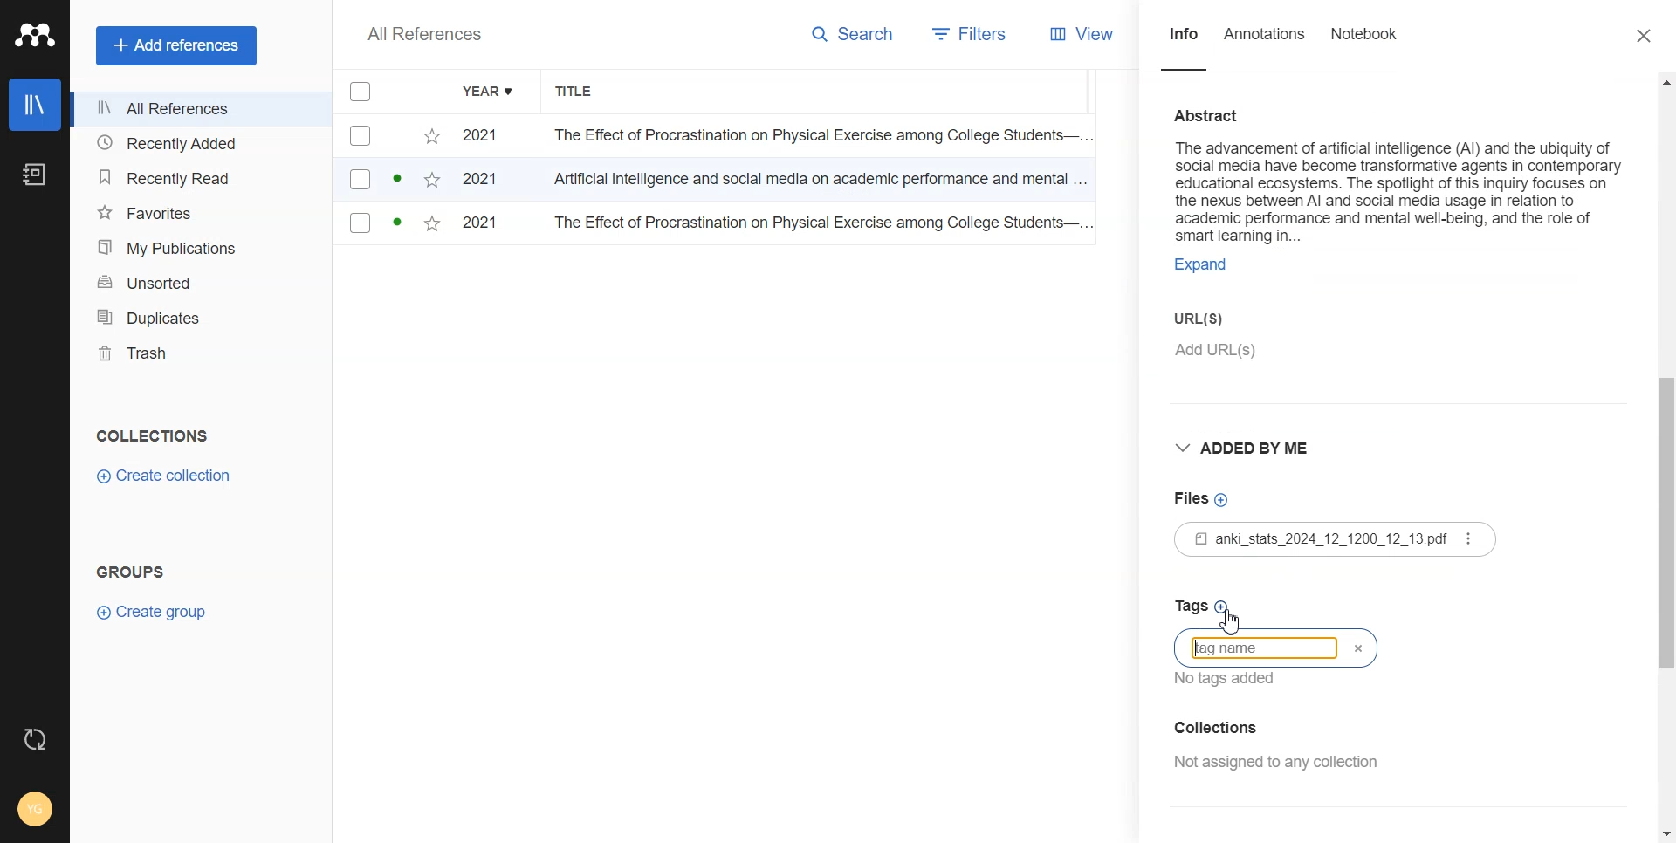 The image size is (1676, 843). What do you see at coordinates (1366, 45) in the screenshot?
I see `Notebook` at bounding box center [1366, 45].